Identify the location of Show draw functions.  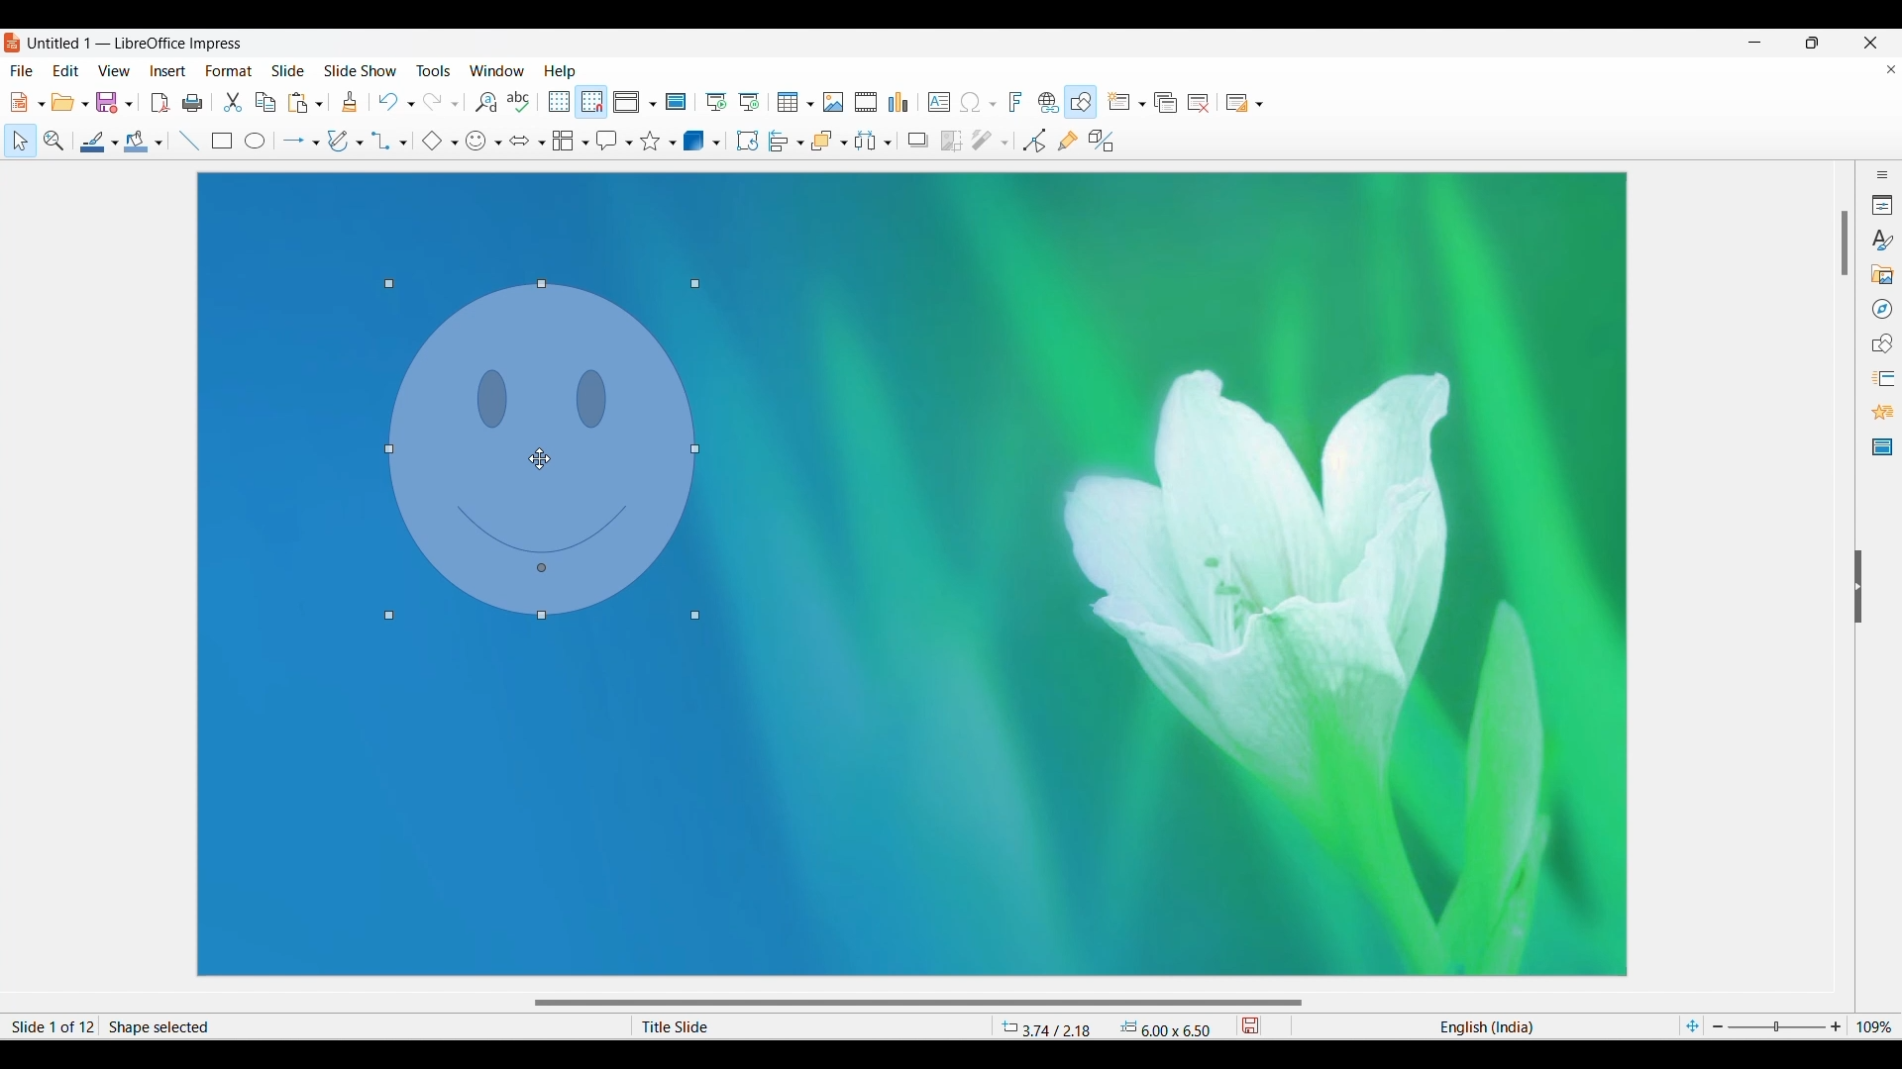
(1080, 102).